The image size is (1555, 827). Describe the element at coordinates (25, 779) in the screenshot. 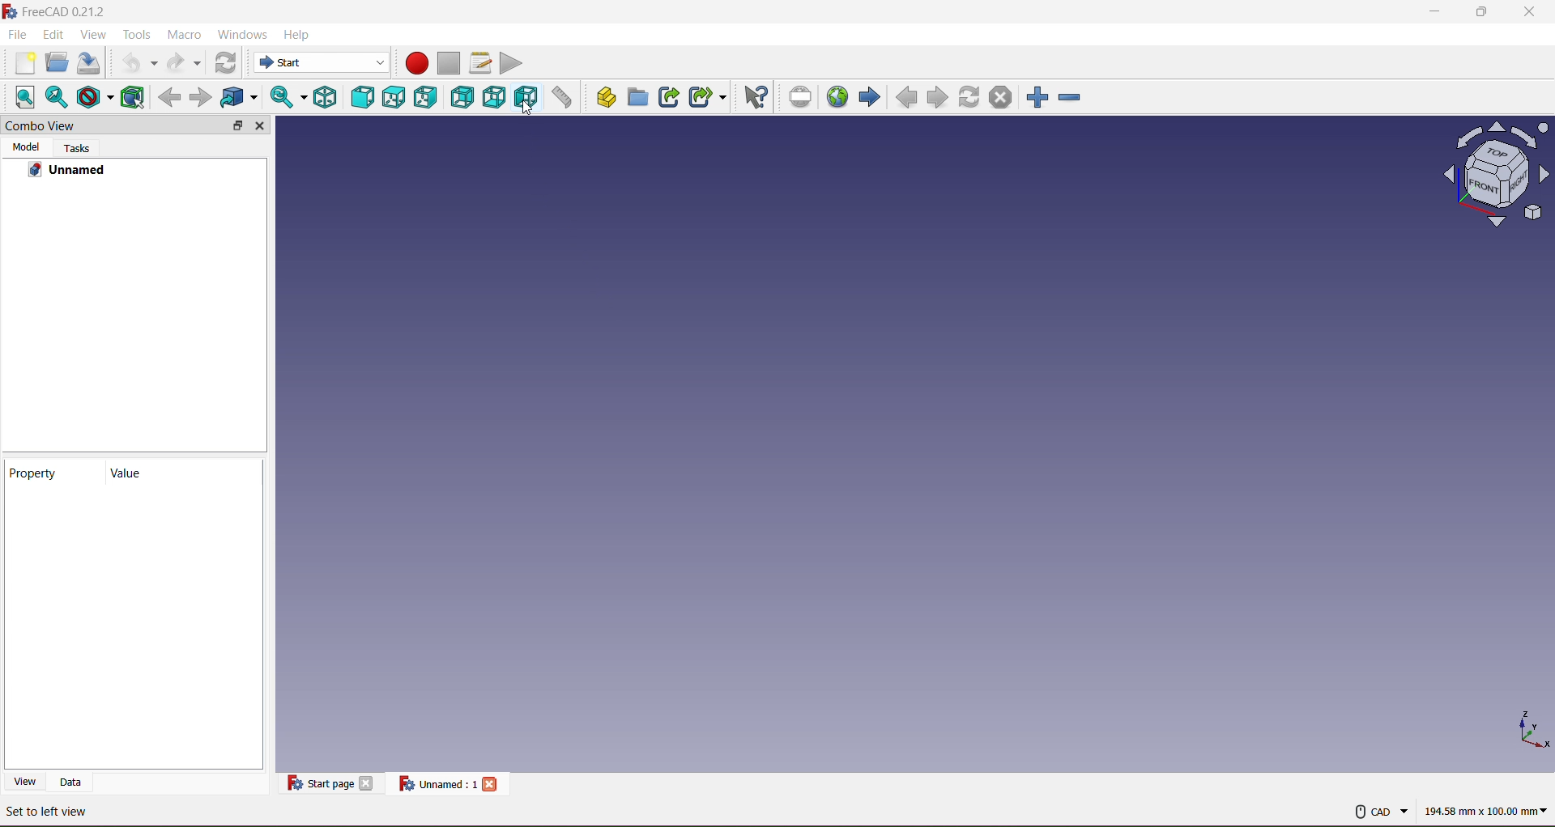

I see `View` at that location.